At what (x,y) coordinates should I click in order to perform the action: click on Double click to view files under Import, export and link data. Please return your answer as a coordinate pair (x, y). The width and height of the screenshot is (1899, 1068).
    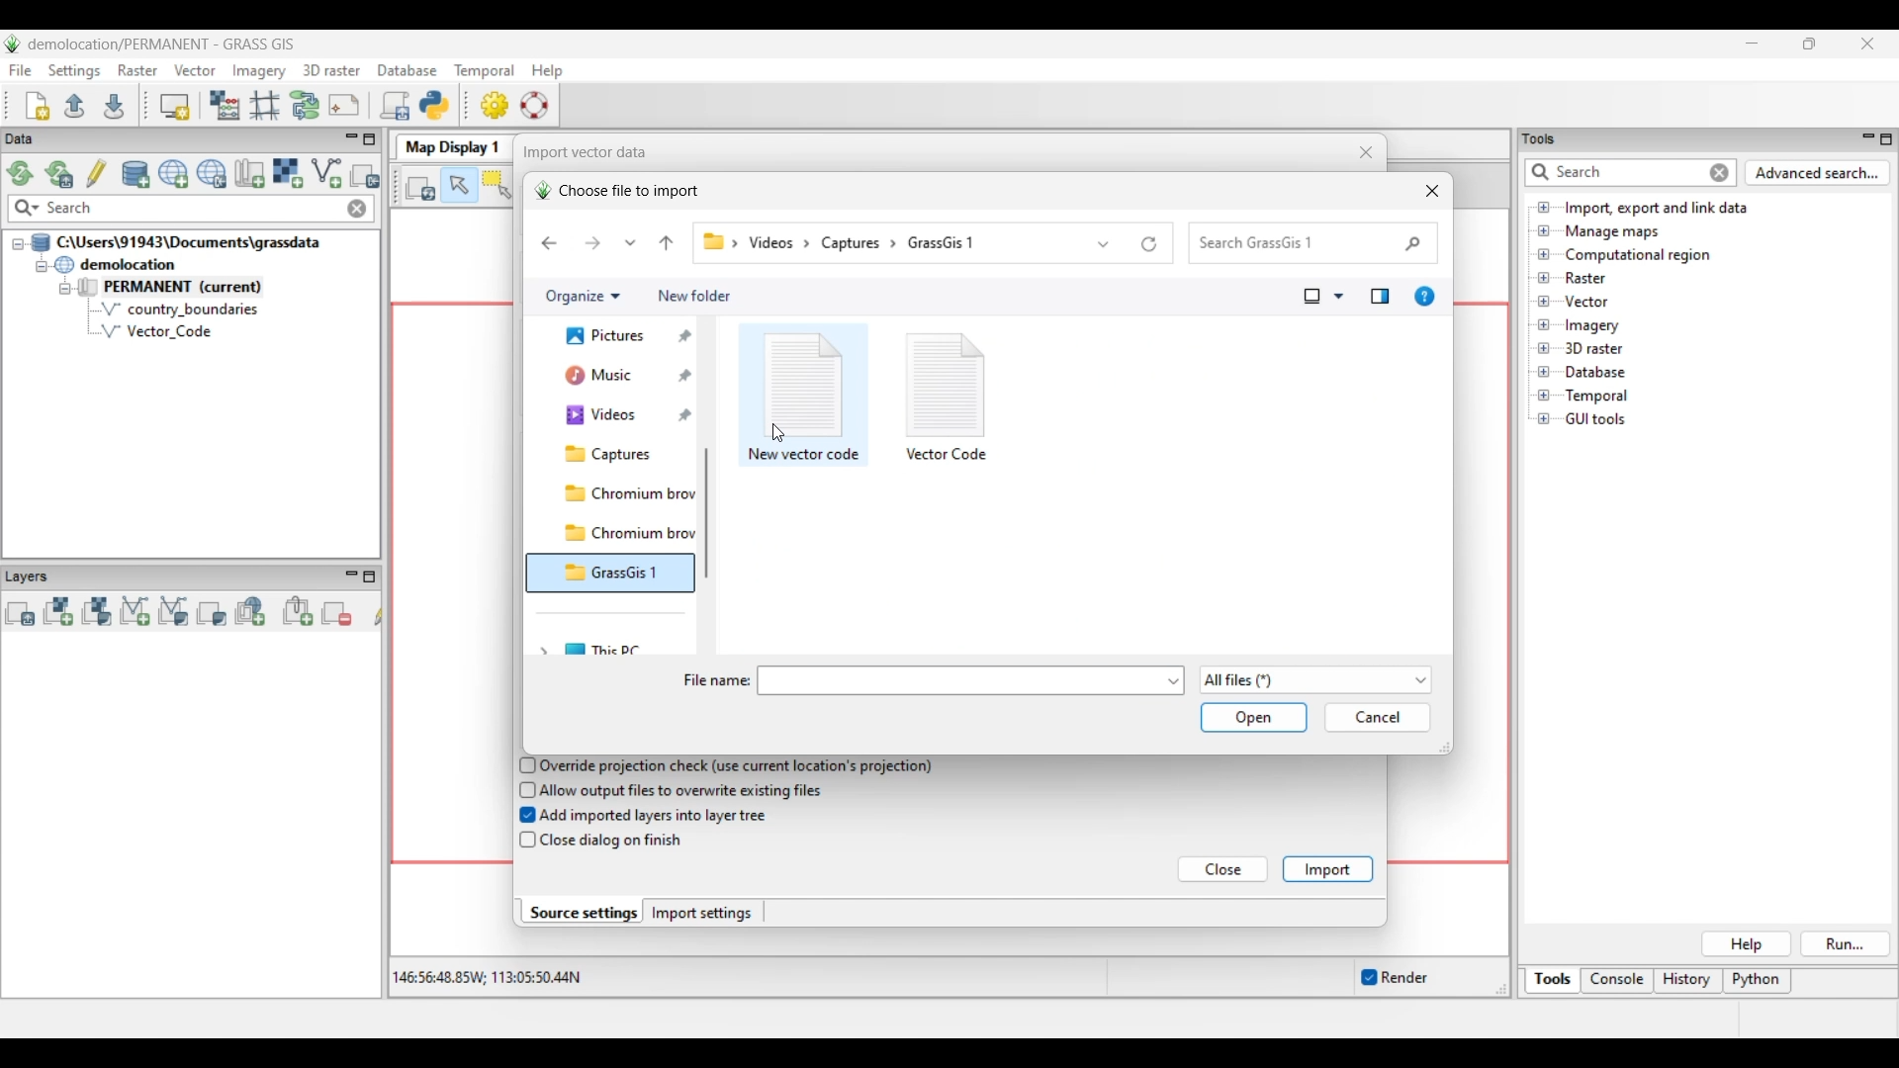
    Looking at the image, I should click on (1657, 209).